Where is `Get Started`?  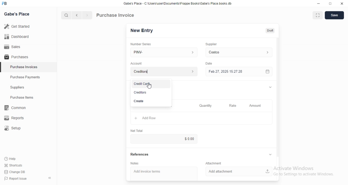 Get Started is located at coordinates (28, 26).